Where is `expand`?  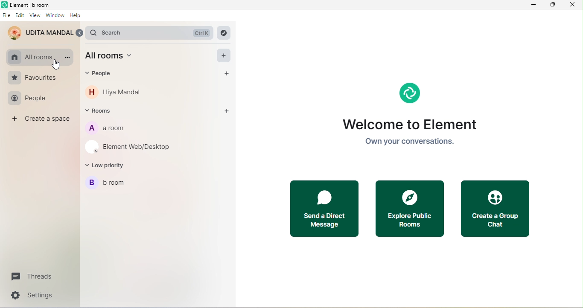
expand is located at coordinates (81, 33).